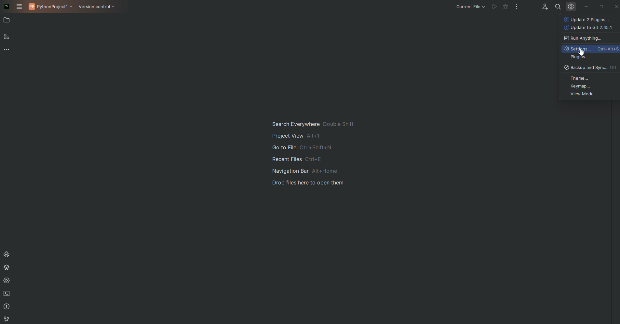  Describe the element at coordinates (302, 147) in the screenshot. I see `go to file` at that location.